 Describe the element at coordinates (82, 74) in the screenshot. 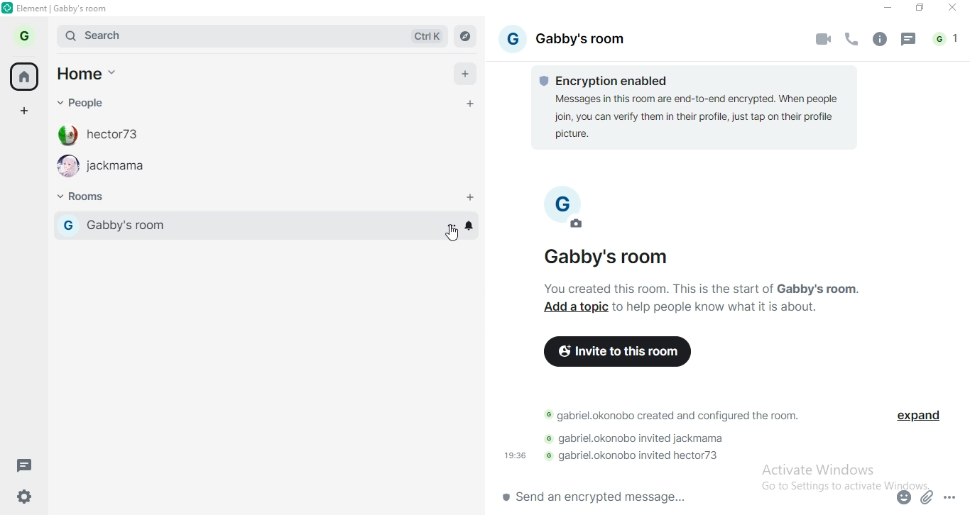

I see `home` at that location.